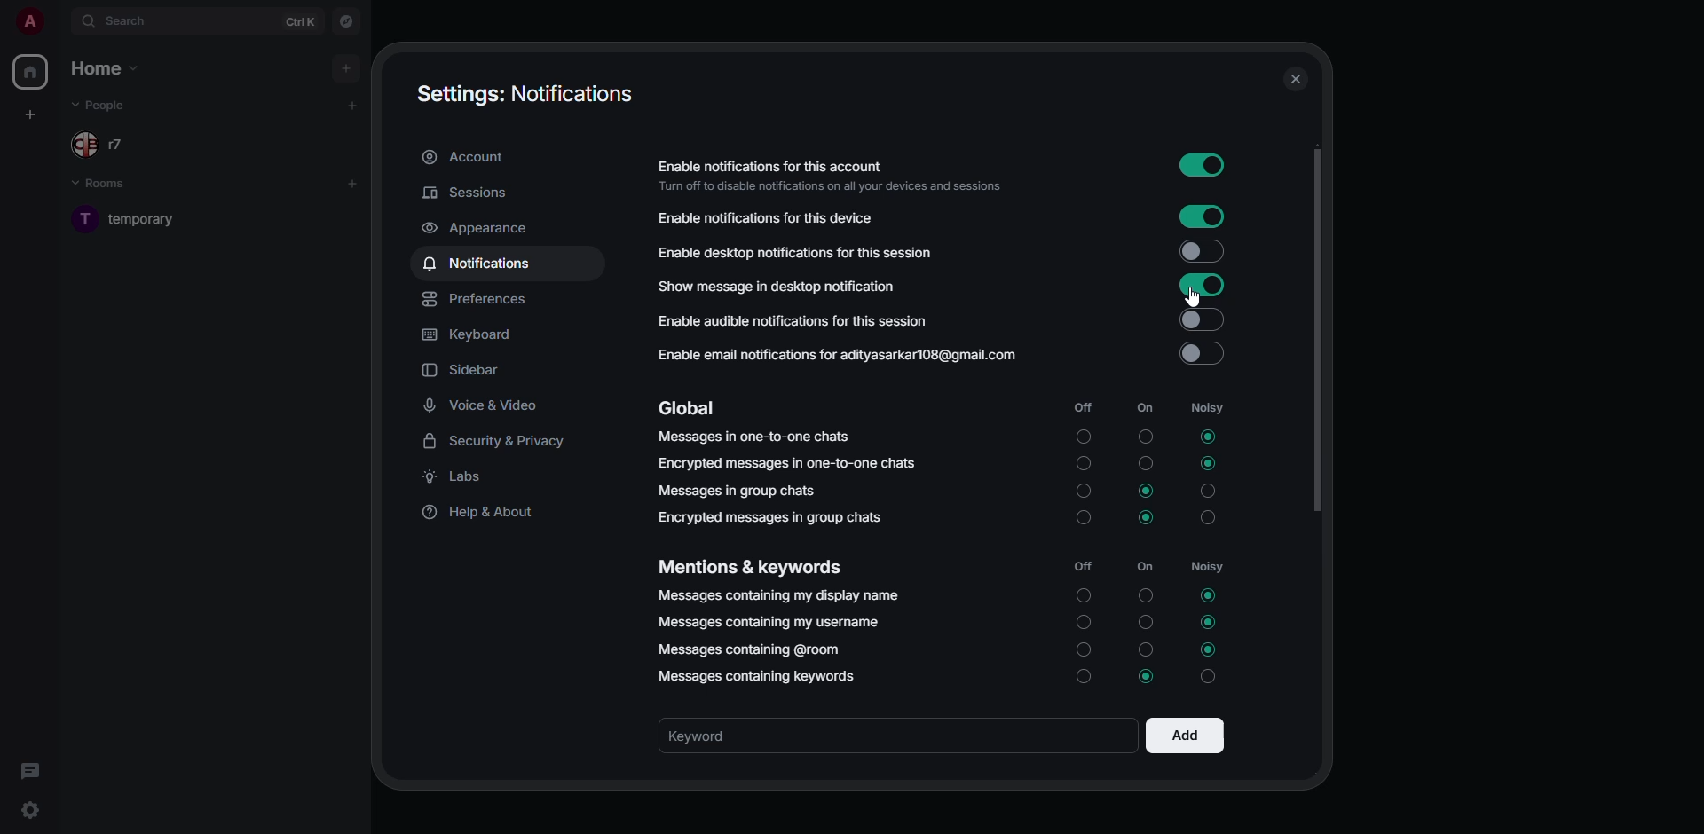 Image resolution: width=1704 pixels, height=834 pixels. I want to click on preferences, so click(479, 300).